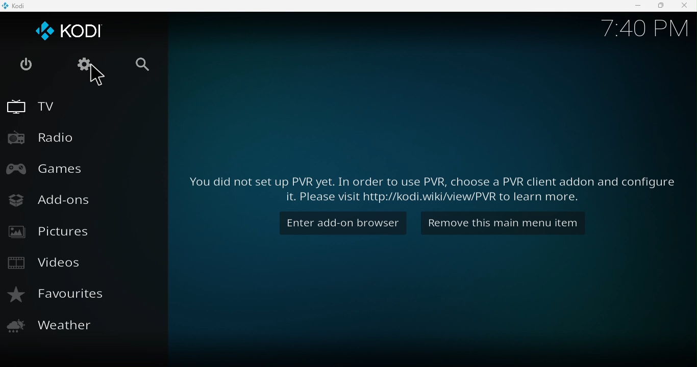 The image size is (697, 367). I want to click on Radio, so click(49, 140).